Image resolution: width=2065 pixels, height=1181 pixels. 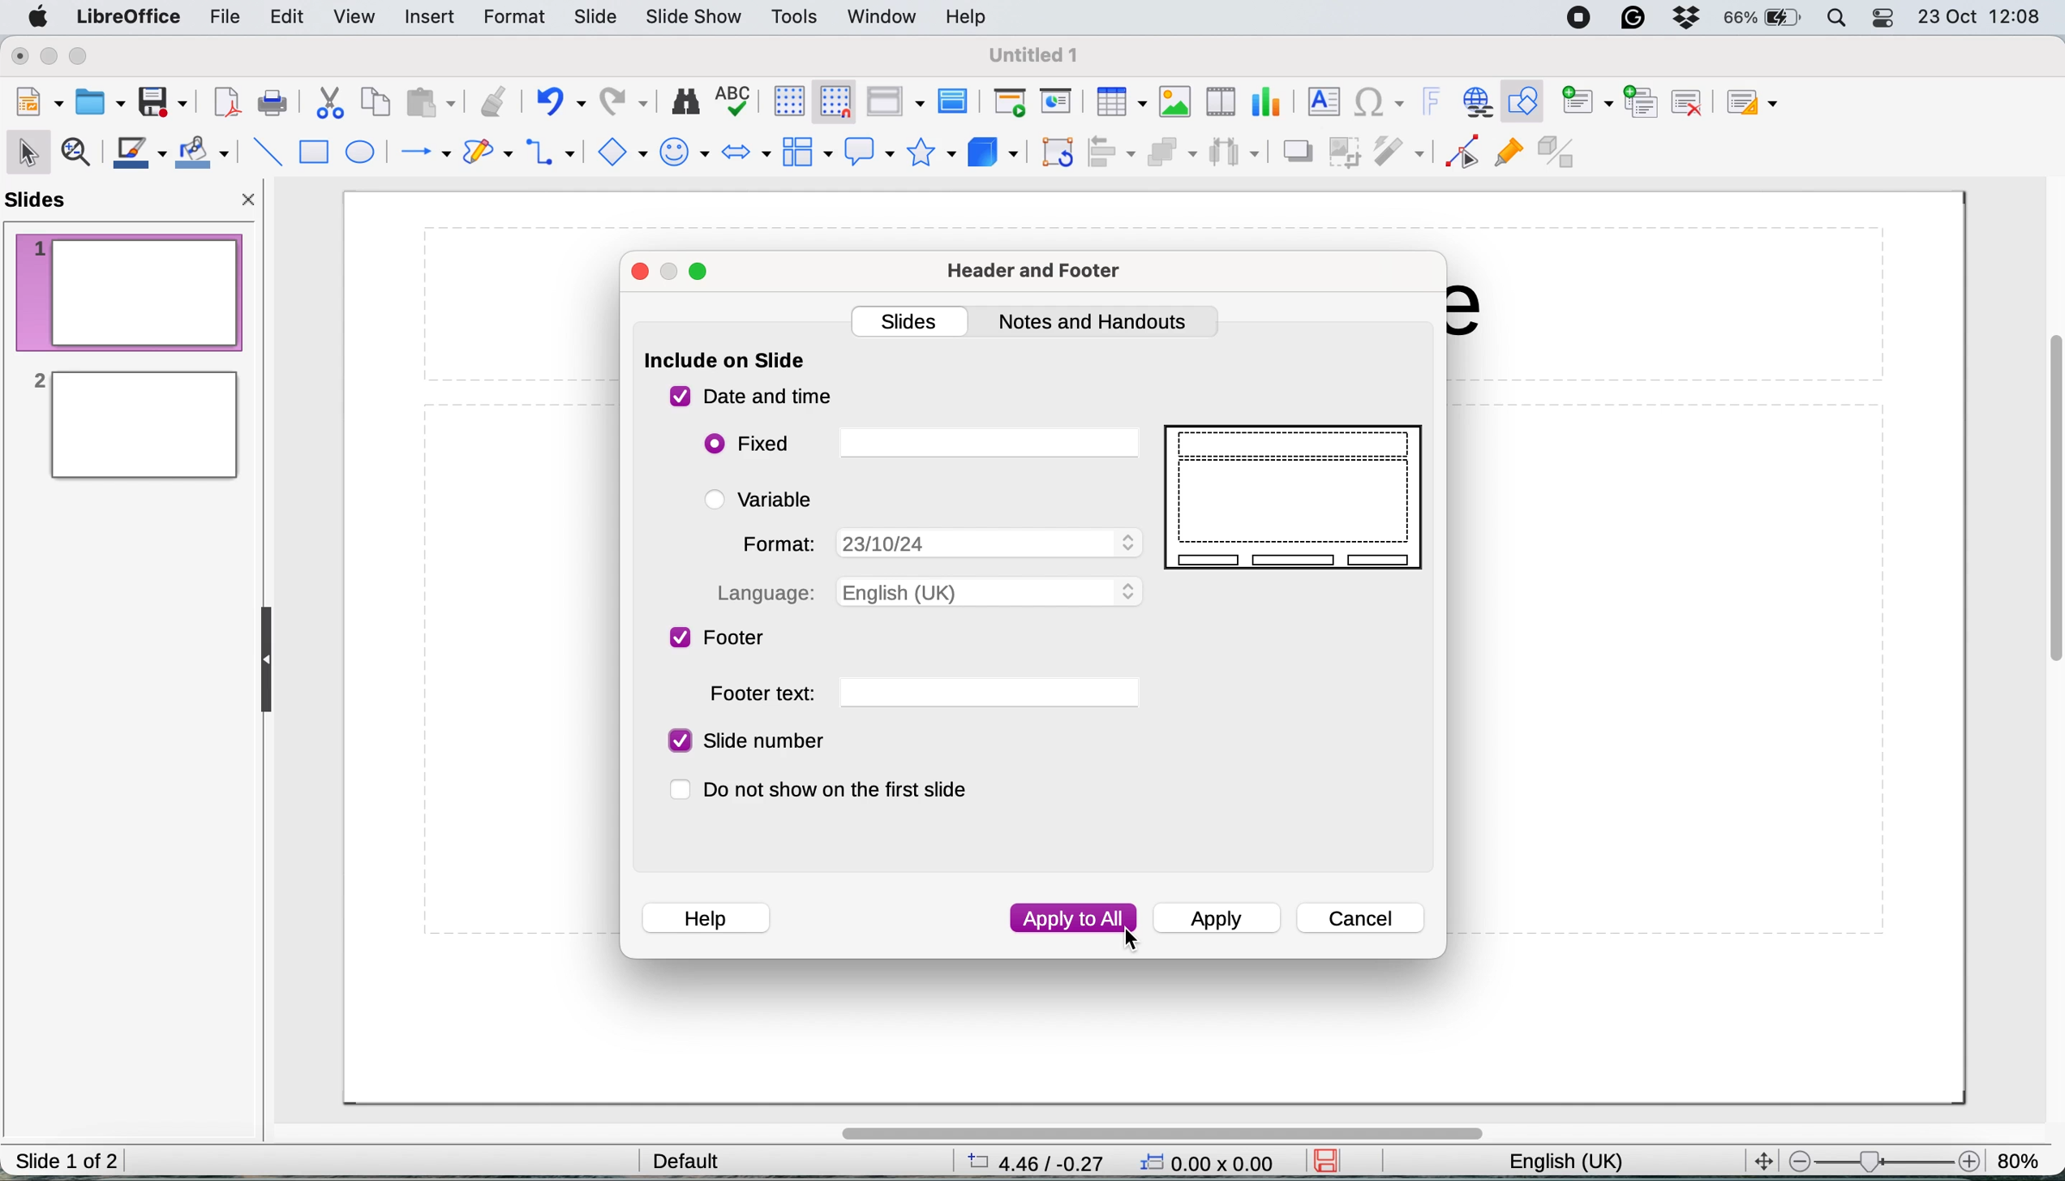 I want to click on footer, so click(x=720, y=640).